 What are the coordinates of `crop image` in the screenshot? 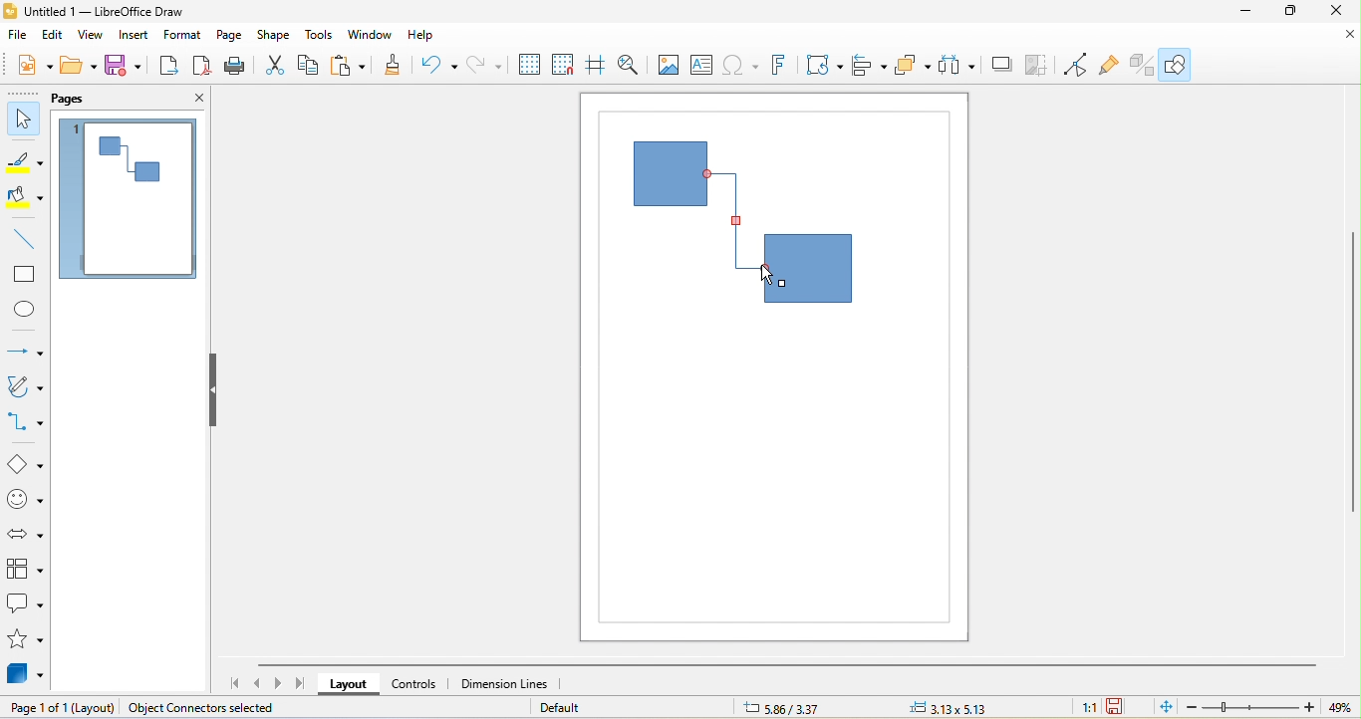 It's located at (1040, 65).